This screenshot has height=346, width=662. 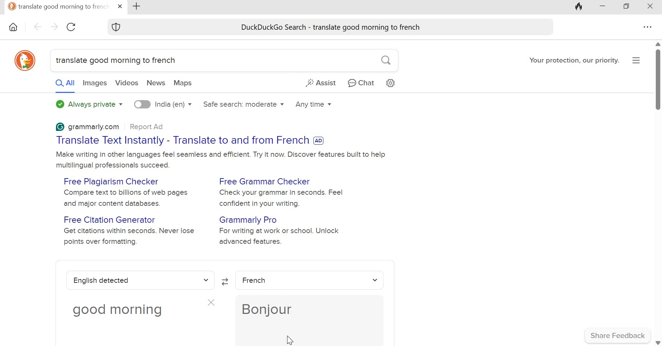 What do you see at coordinates (94, 127) in the screenshot?
I see `grammarly.com` at bounding box center [94, 127].